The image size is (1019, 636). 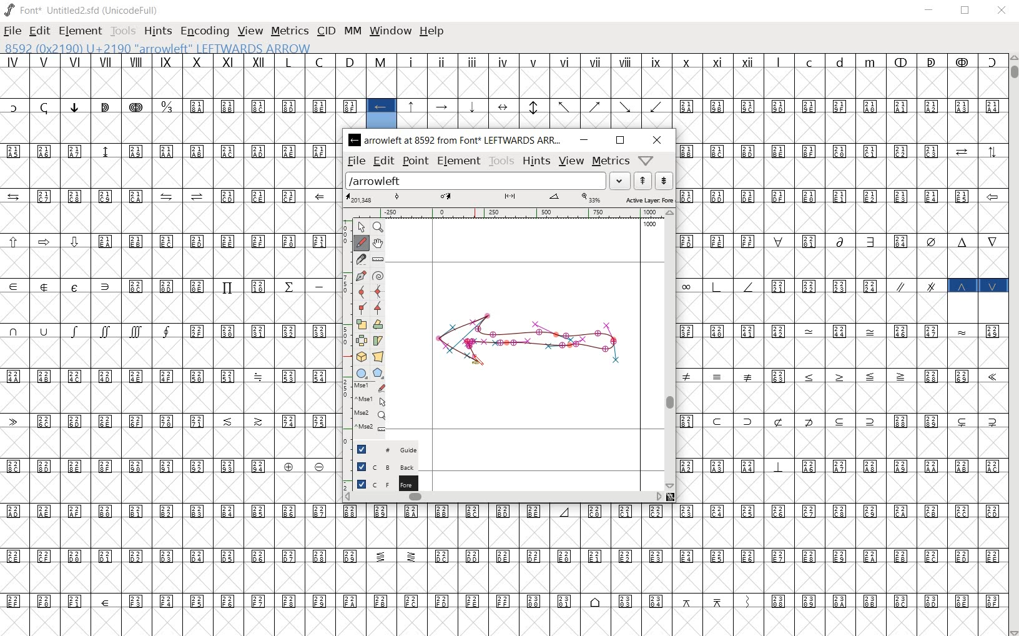 What do you see at coordinates (414, 160) in the screenshot?
I see `point` at bounding box center [414, 160].